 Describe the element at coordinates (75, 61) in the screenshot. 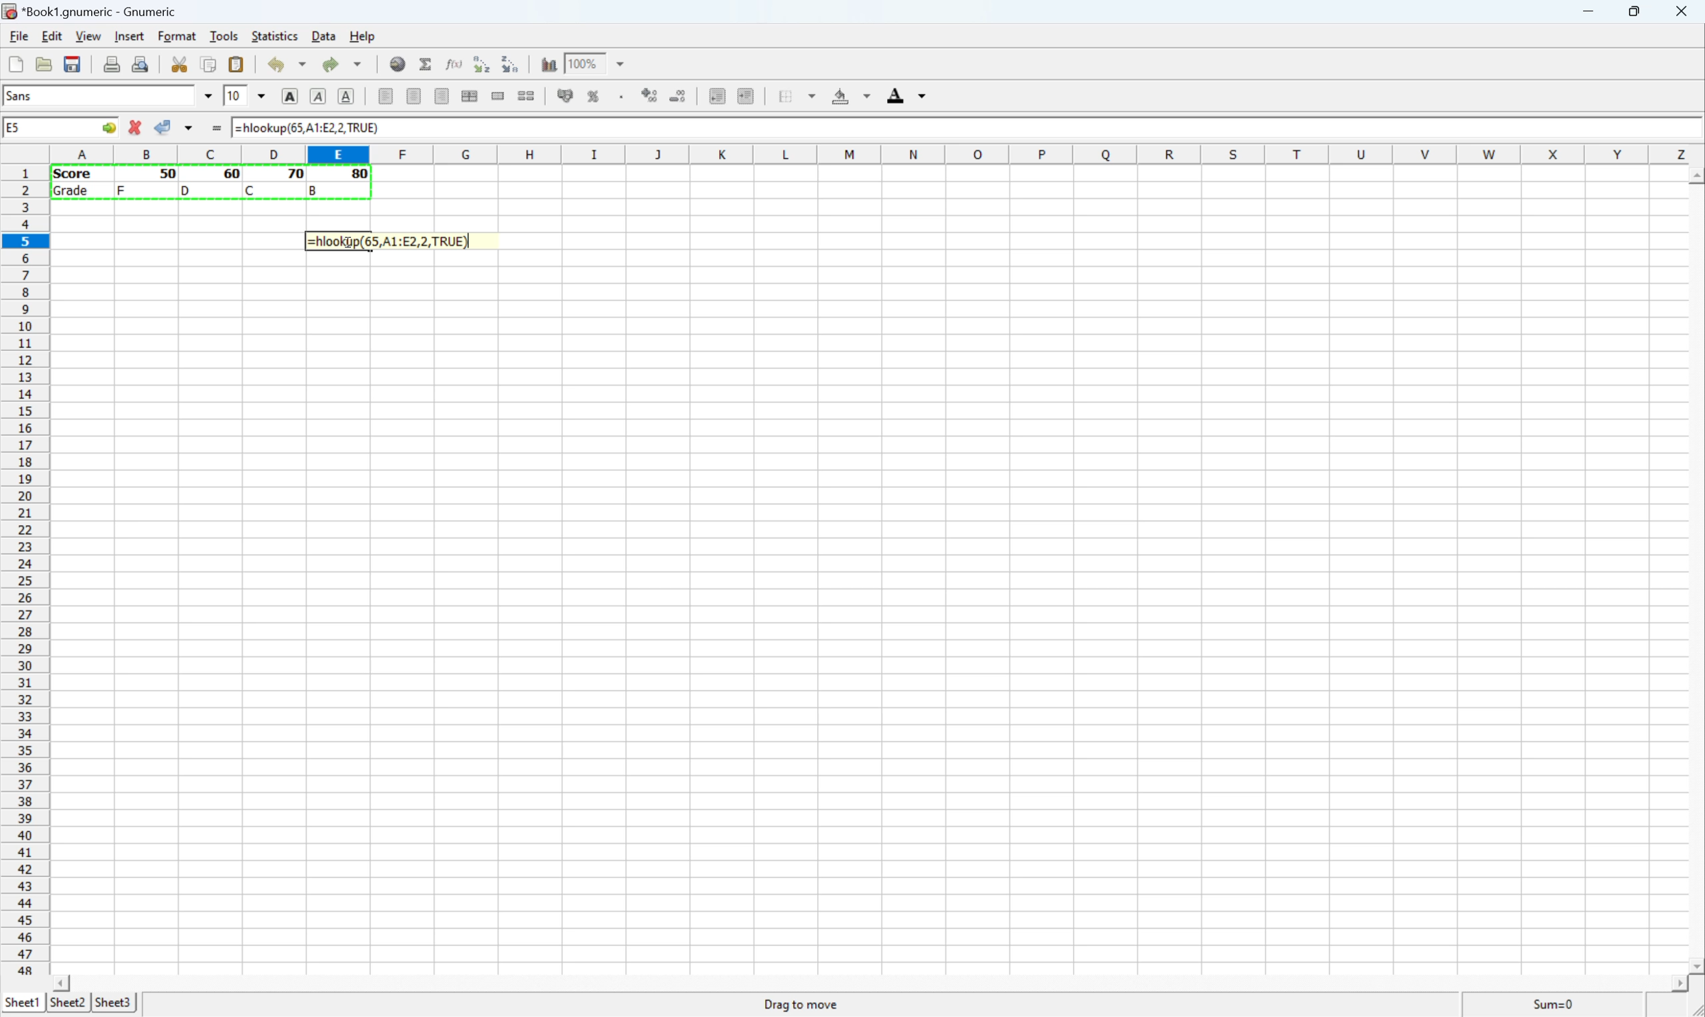

I see `Save a workbook` at that location.